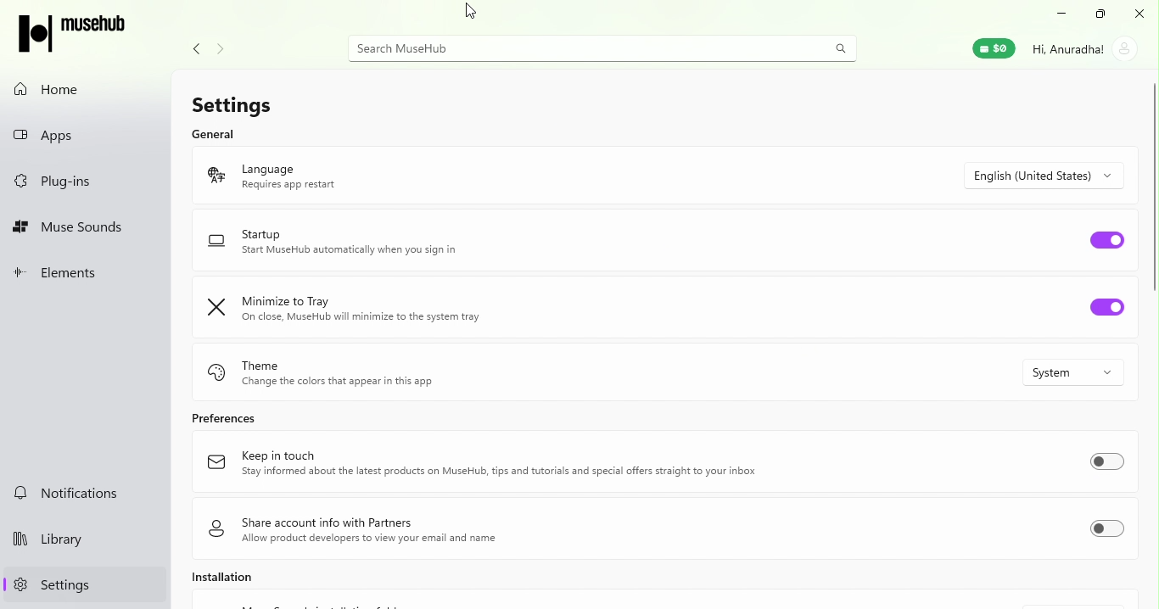 The width and height of the screenshot is (1159, 609). What do you see at coordinates (227, 420) in the screenshot?
I see `Prefernces` at bounding box center [227, 420].